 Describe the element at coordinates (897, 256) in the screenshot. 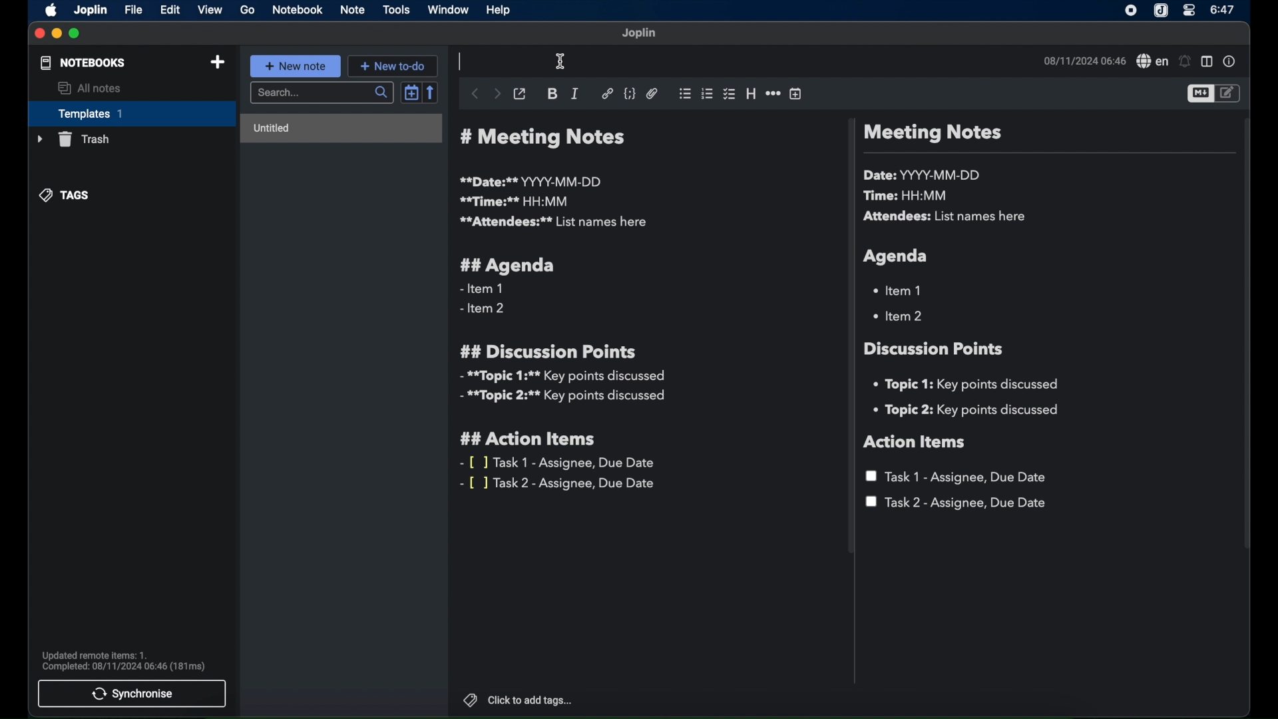

I see `agenda` at that location.